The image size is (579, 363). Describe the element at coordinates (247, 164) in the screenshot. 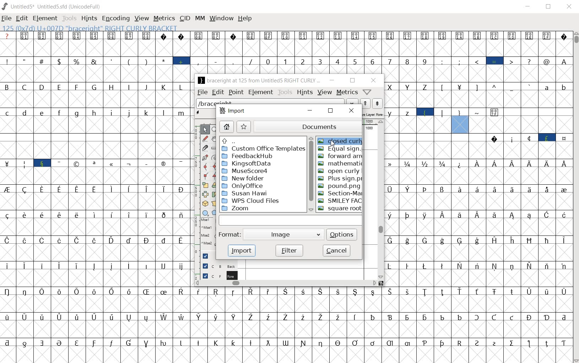

I see `Kingsoftdata` at that location.